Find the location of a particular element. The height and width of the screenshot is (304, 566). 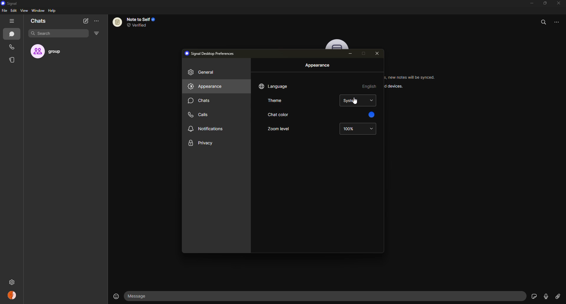

appearance is located at coordinates (206, 86).